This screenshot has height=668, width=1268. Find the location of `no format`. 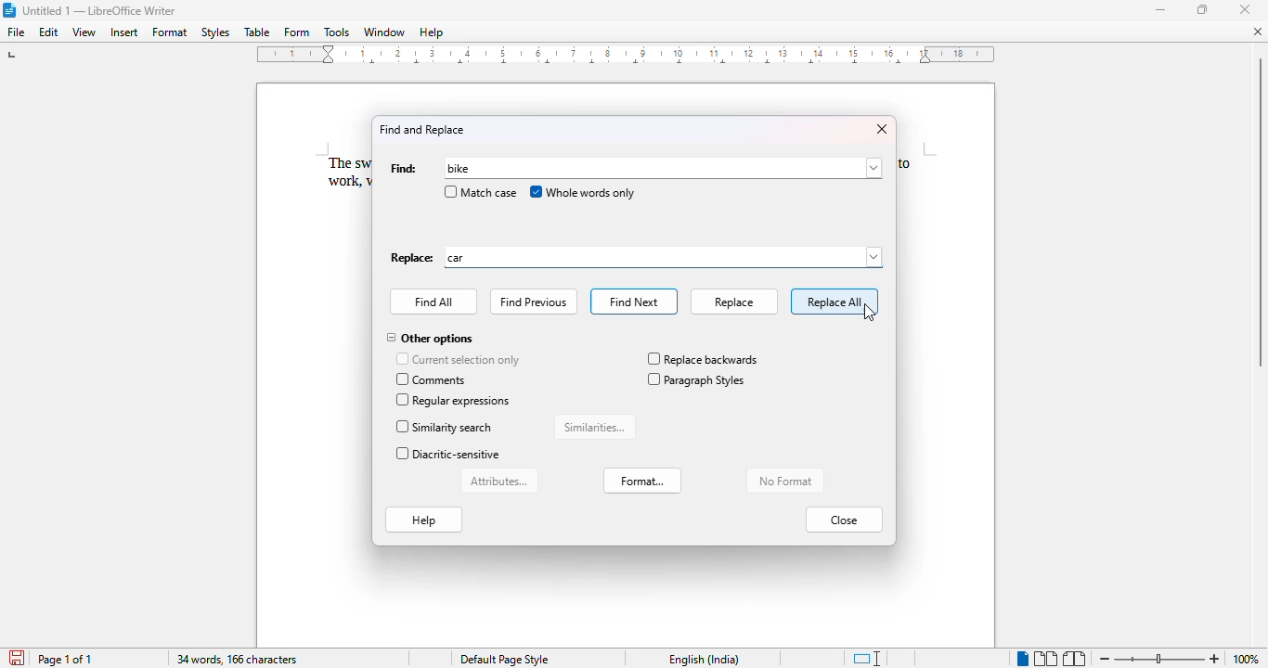

no format is located at coordinates (783, 480).